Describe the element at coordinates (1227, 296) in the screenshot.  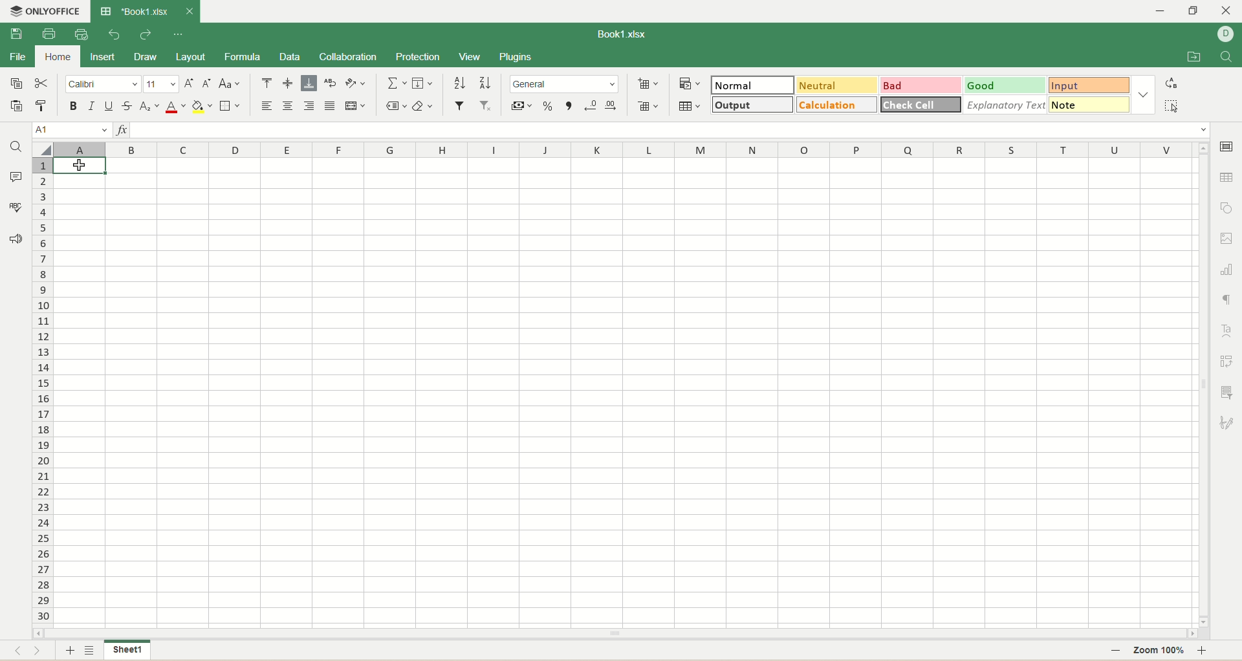
I see `paragraph settings` at that location.